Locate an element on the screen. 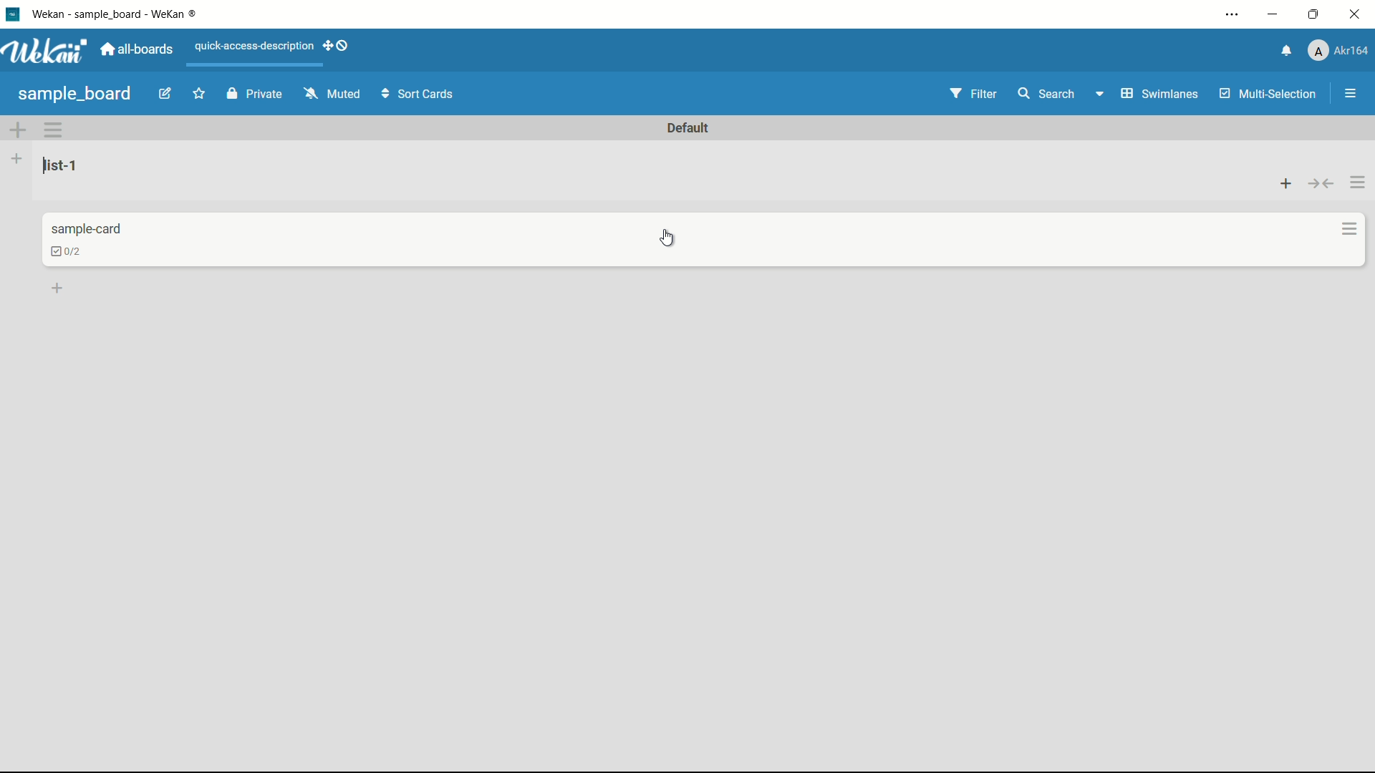 The width and height of the screenshot is (1375, 773). app name is located at coordinates (124, 13).